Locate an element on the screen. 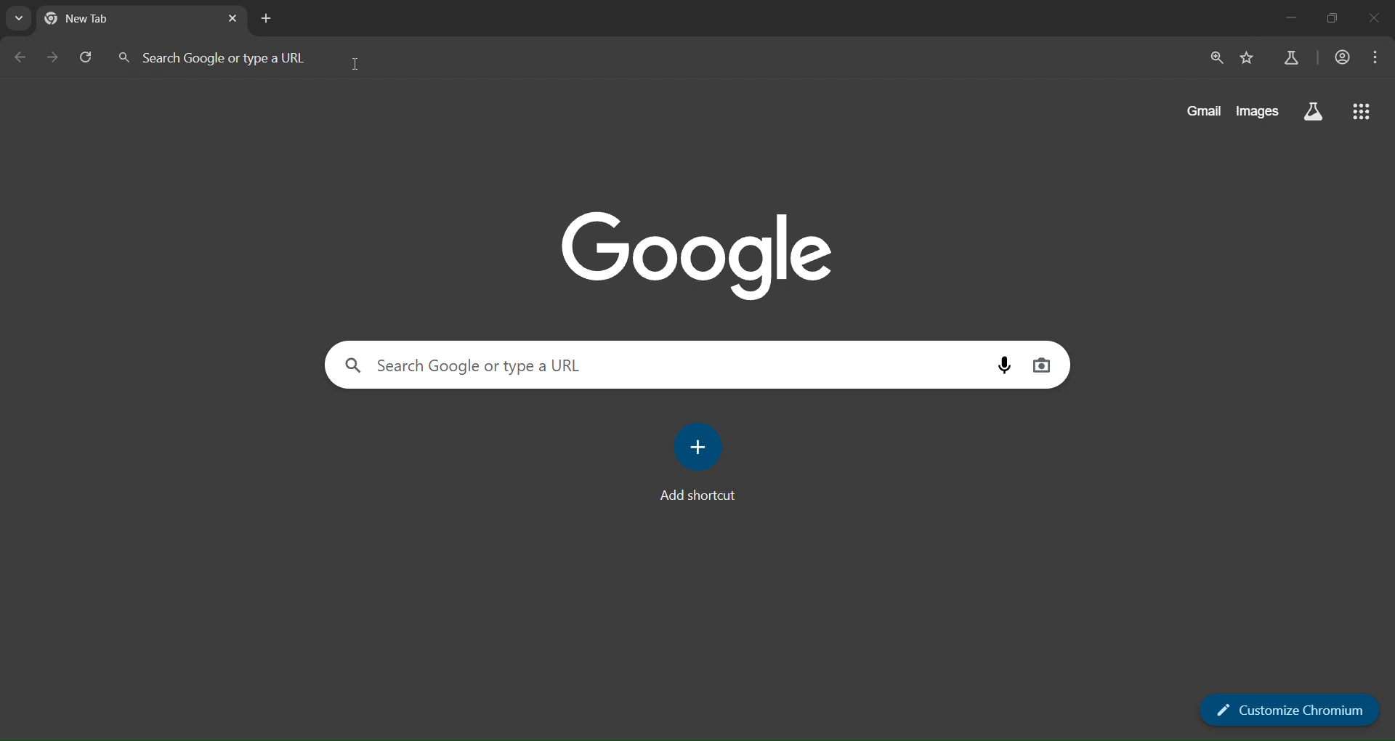  cursor is located at coordinates (359, 62).